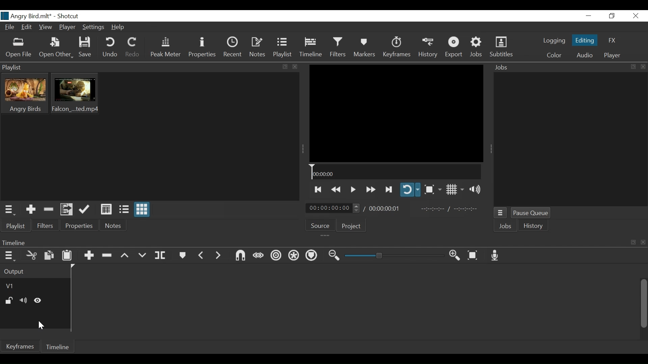  Describe the element at coordinates (67, 256) in the screenshot. I see `Paste` at that location.